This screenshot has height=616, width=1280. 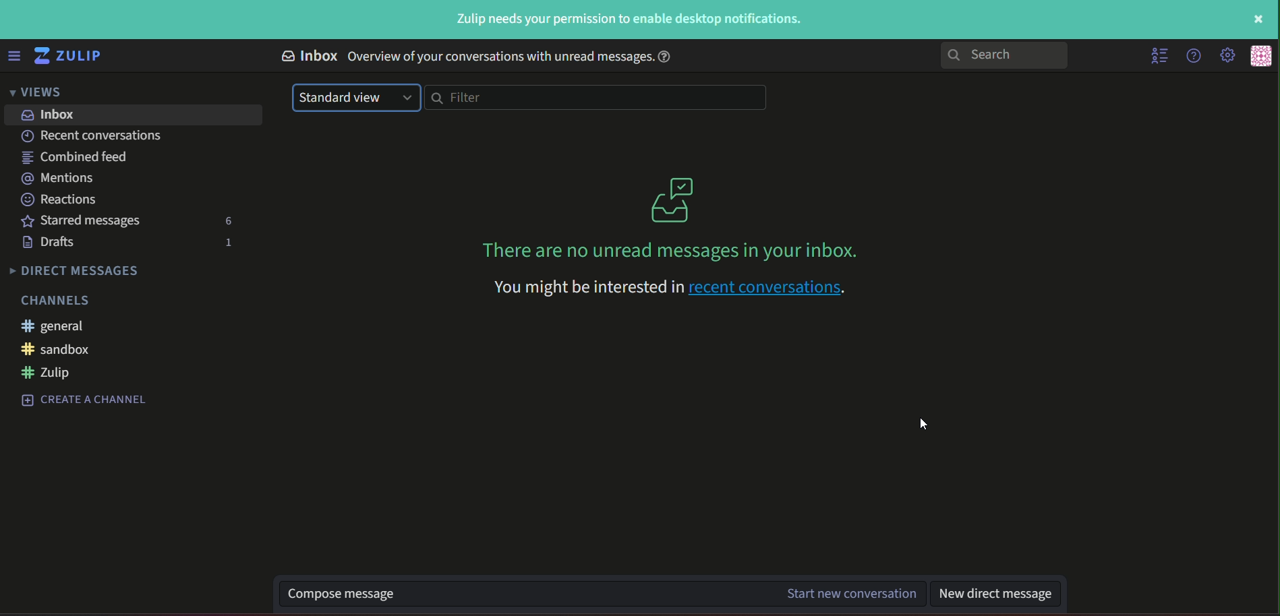 What do you see at coordinates (670, 191) in the screenshot?
I see `graphics` at bounding box center [670, 191].